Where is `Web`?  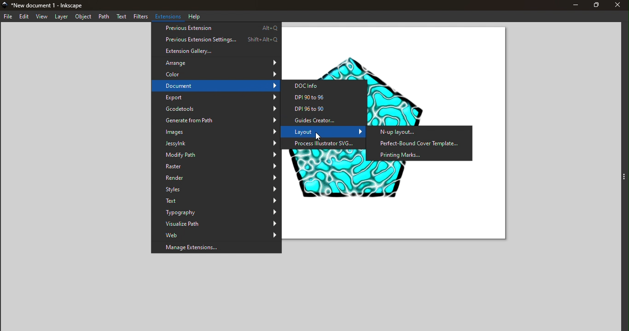 Web is located at coordinates (216, 235).